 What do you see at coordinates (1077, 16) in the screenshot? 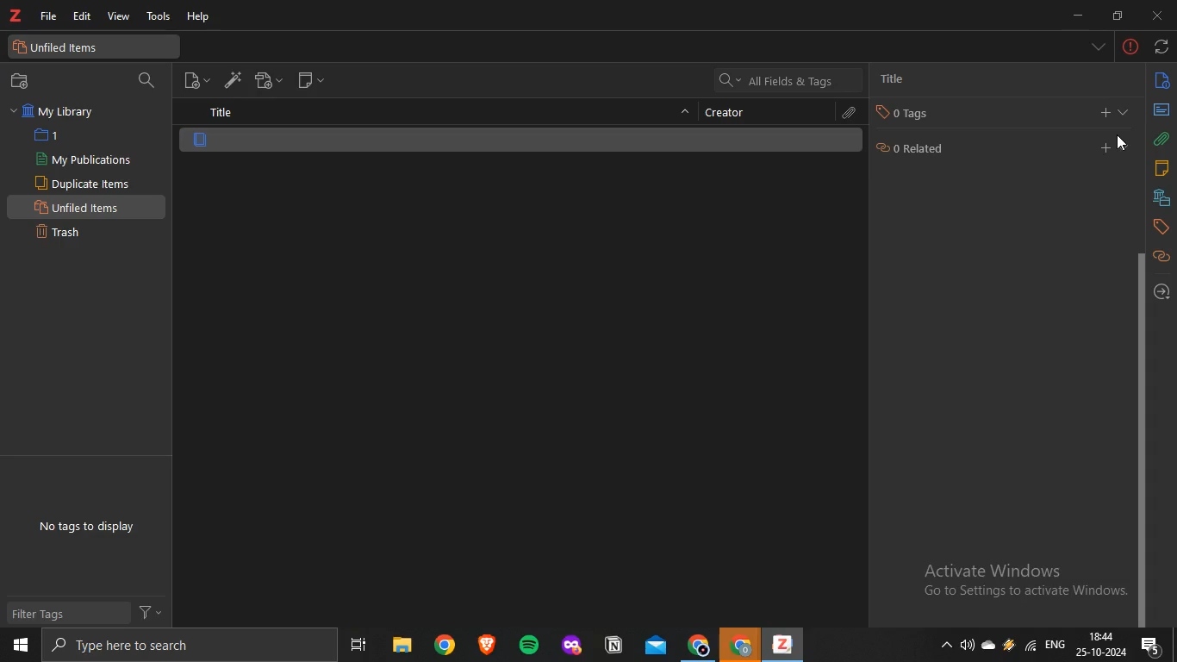
I see `minimize` at bounding box center [1077, 16].